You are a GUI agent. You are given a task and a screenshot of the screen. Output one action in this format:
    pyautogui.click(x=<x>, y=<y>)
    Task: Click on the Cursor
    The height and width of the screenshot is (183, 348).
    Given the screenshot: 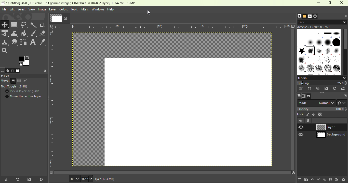 What is the action you would take?
    pyautogui.click(x=149, y=12)
    